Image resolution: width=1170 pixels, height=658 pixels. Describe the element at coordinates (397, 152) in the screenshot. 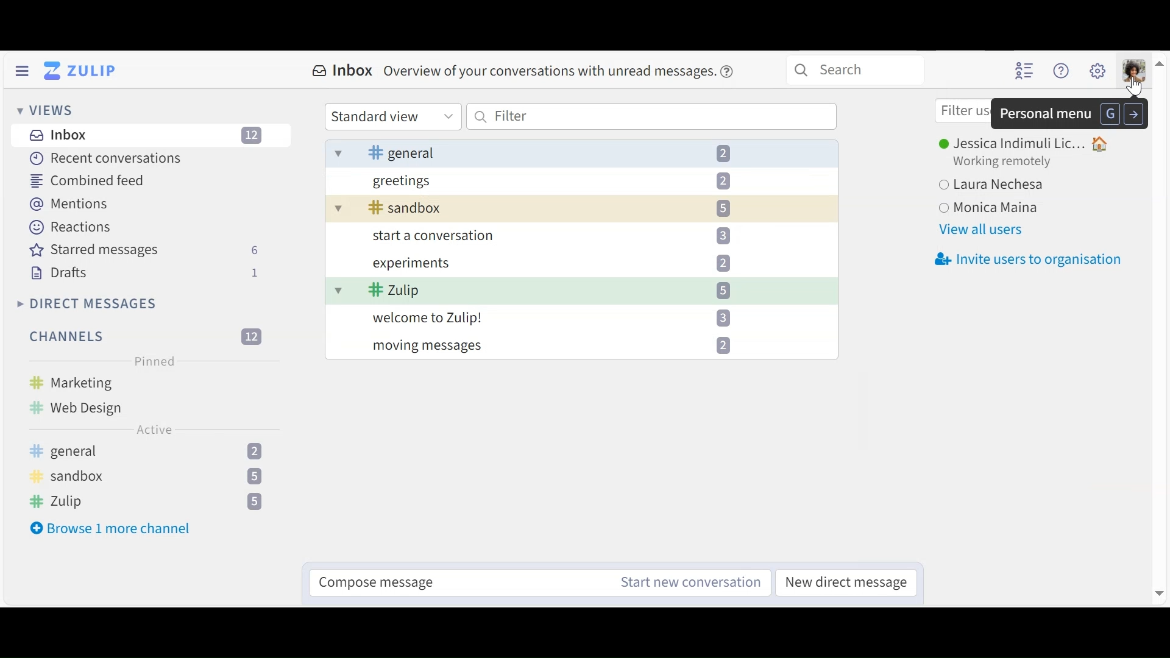

I see `# general` at that location.